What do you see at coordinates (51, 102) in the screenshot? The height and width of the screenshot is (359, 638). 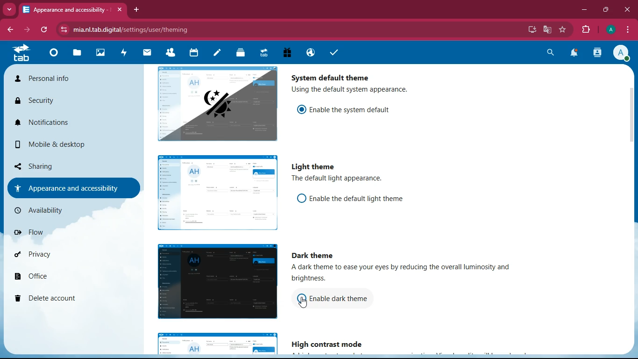 I see `security` at bounding box center [51, 102].